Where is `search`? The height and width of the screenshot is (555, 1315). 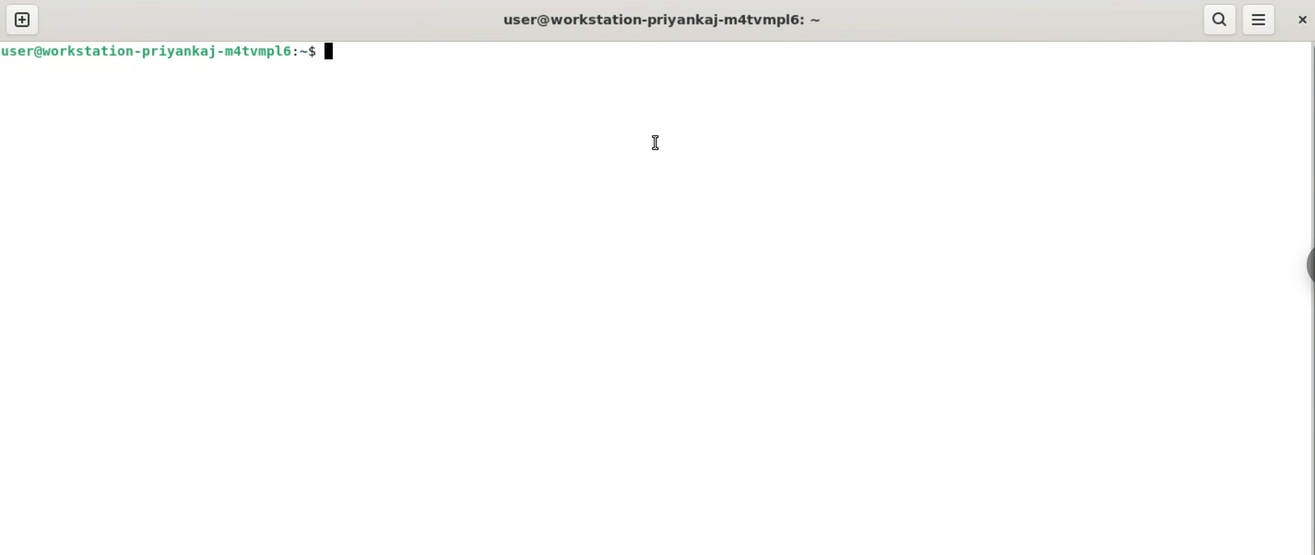
search is located at coordinates (1220, 21).